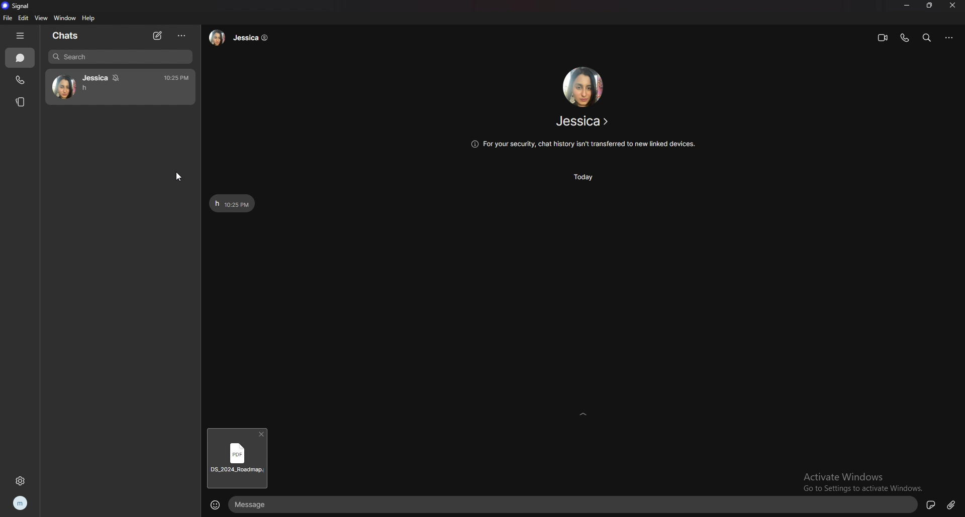 The height and width of the screenshot is (517, 965). Describe the element at coordinates (65, 35) in the screenshot. I see `chats` at that location.